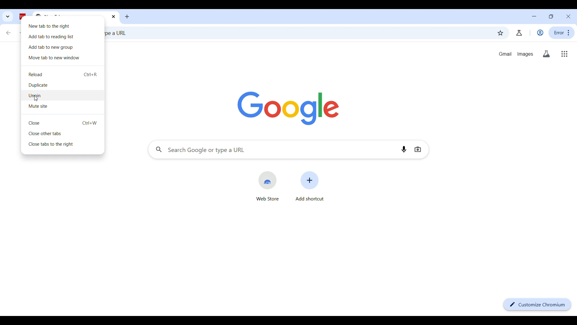  I want to click on Gmail, so click(505, 54).